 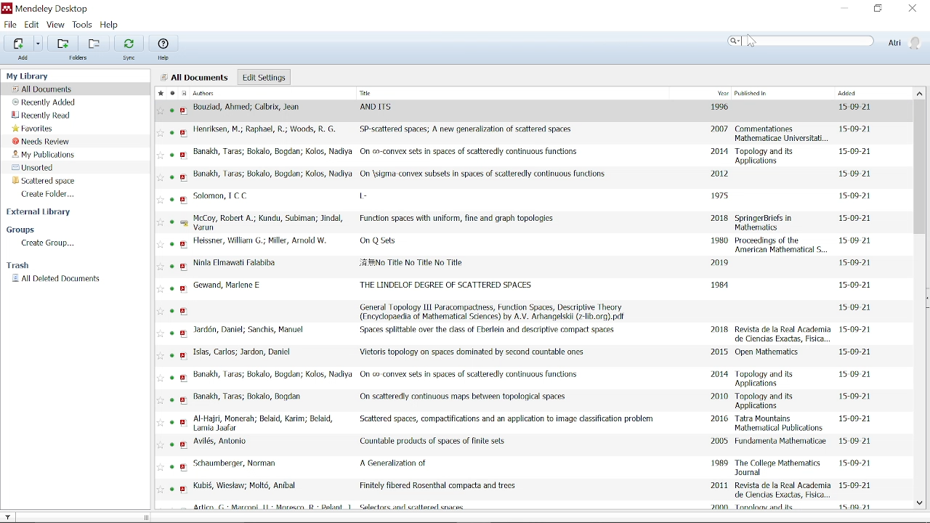 I want to click on Groups, so click(x=44, y=230).